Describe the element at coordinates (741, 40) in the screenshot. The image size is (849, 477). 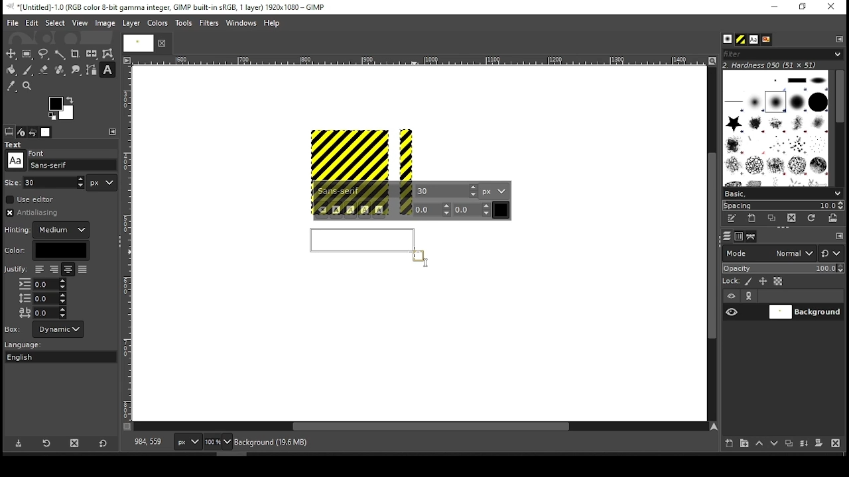
I see `pattern` at that location.